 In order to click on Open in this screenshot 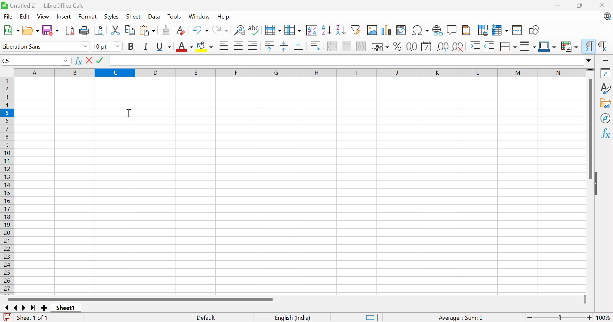, I will do `click(31, 30)`.